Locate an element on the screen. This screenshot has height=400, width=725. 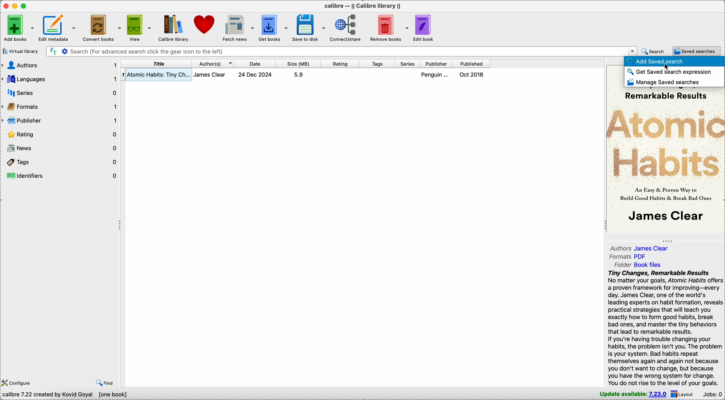
authors is located at coordinates (213, 63).